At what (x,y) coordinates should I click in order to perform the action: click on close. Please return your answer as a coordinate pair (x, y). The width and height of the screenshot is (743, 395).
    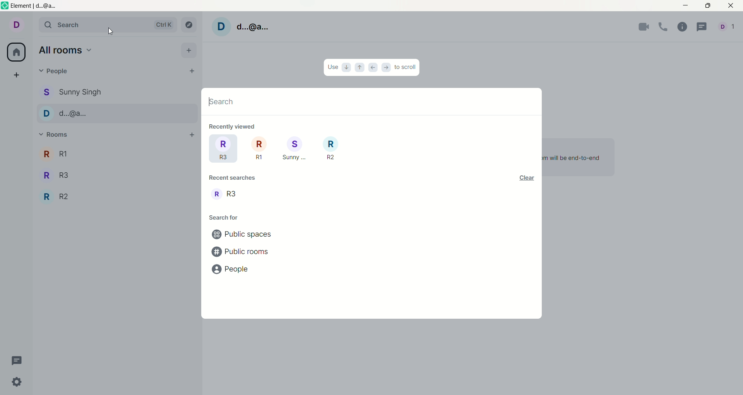
    Looking at the image, I should click on (729, 7).